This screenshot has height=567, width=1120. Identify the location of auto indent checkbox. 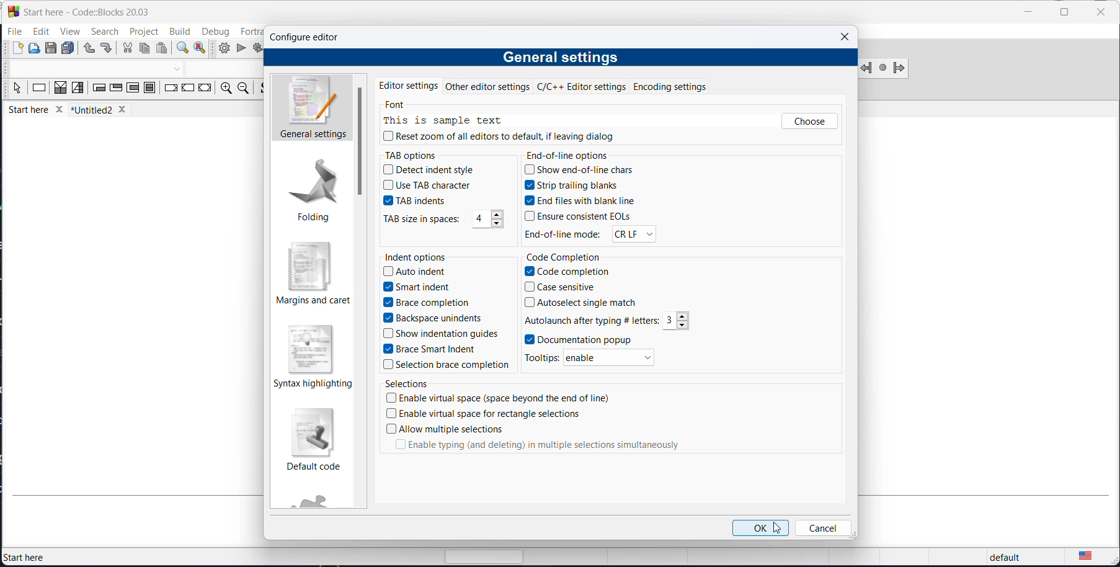
(418, 272).